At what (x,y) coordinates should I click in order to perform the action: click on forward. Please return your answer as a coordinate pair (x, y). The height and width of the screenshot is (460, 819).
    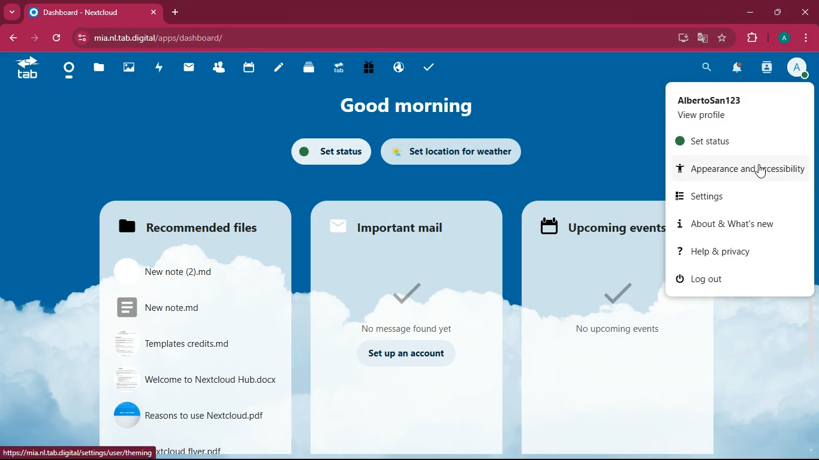
    Looking at the image, I should click on (36, 38).